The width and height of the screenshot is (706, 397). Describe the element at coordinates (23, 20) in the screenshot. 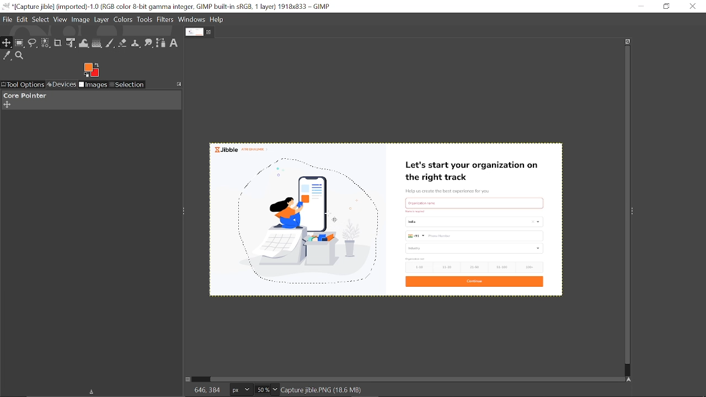

I see `Edit` at that location.